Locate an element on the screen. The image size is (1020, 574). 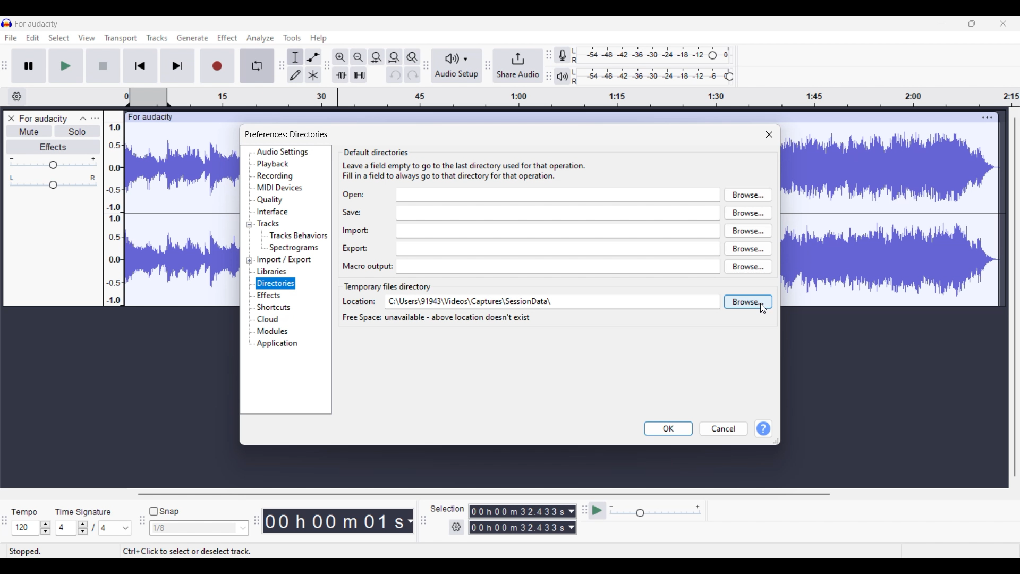
Timeline options is located at coordinates (17, 97).